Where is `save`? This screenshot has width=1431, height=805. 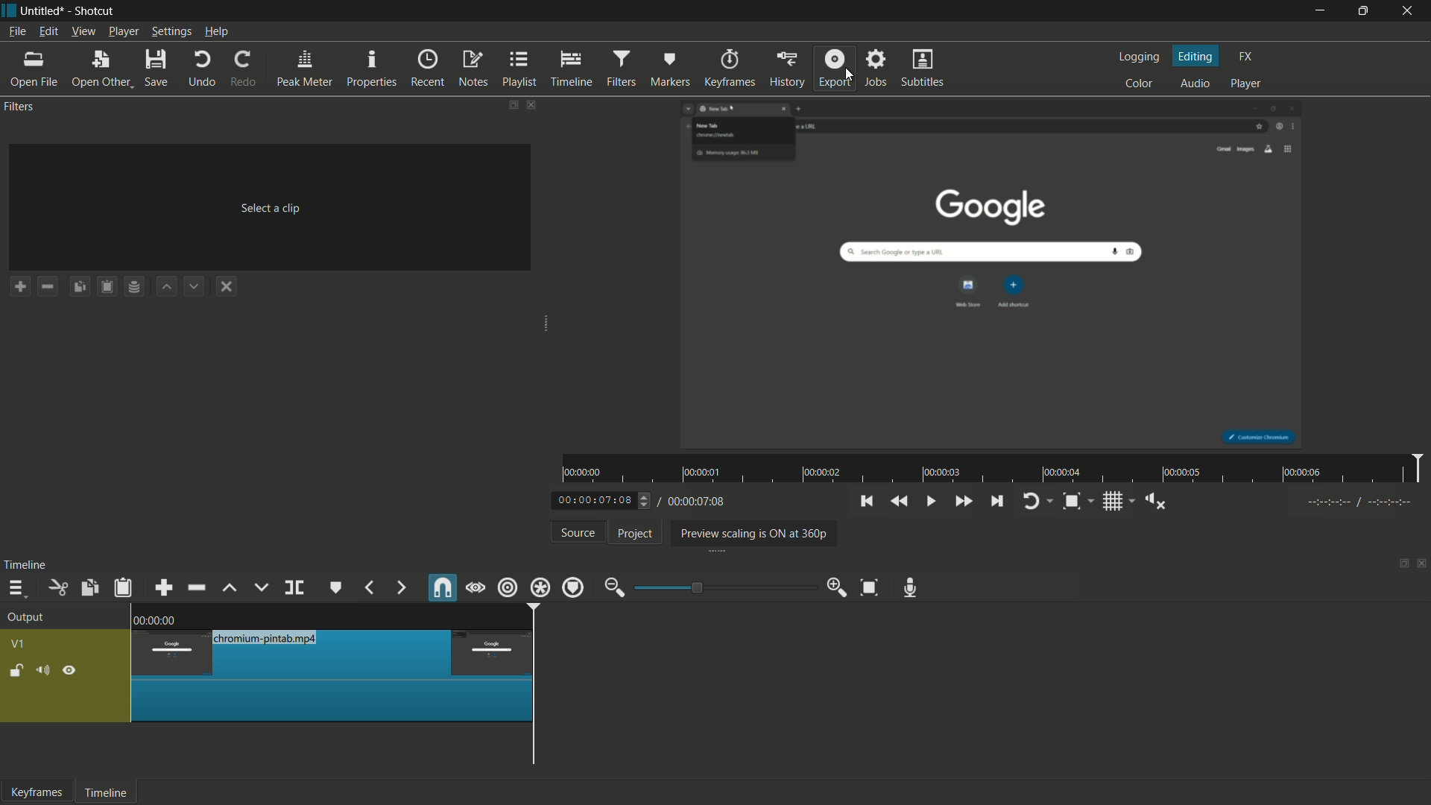
save is located at coordinates (157, 68).